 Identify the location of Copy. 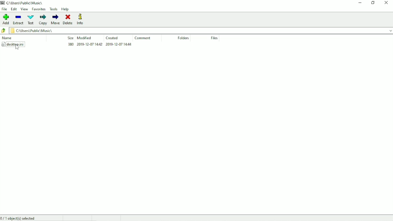
(43, 19).